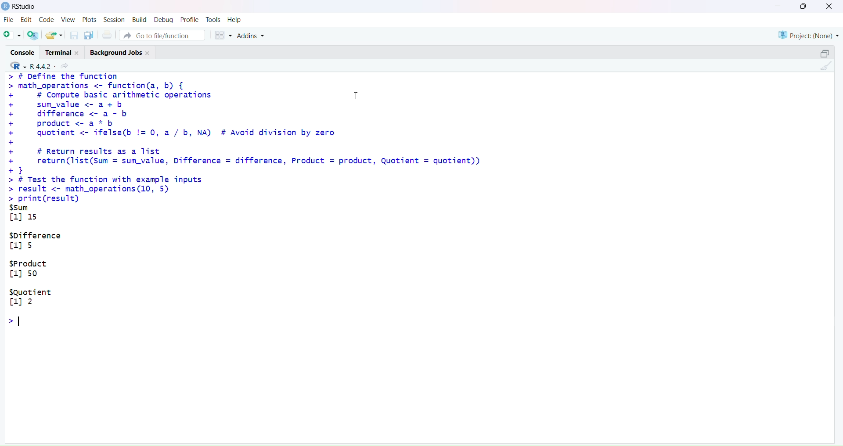  What do you see at coordinates (45, 21) in the screenshot?
I see `Code` at bounding box center [45, 21].